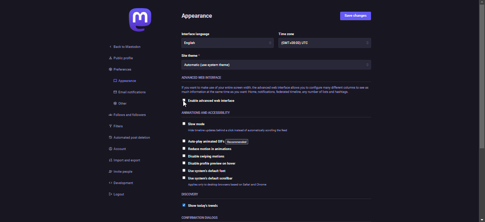 This screenshot has height=222, width=485. Describe the element at coordinates (132, 138) in the screenshot. I see `automated post deletion` at that location.